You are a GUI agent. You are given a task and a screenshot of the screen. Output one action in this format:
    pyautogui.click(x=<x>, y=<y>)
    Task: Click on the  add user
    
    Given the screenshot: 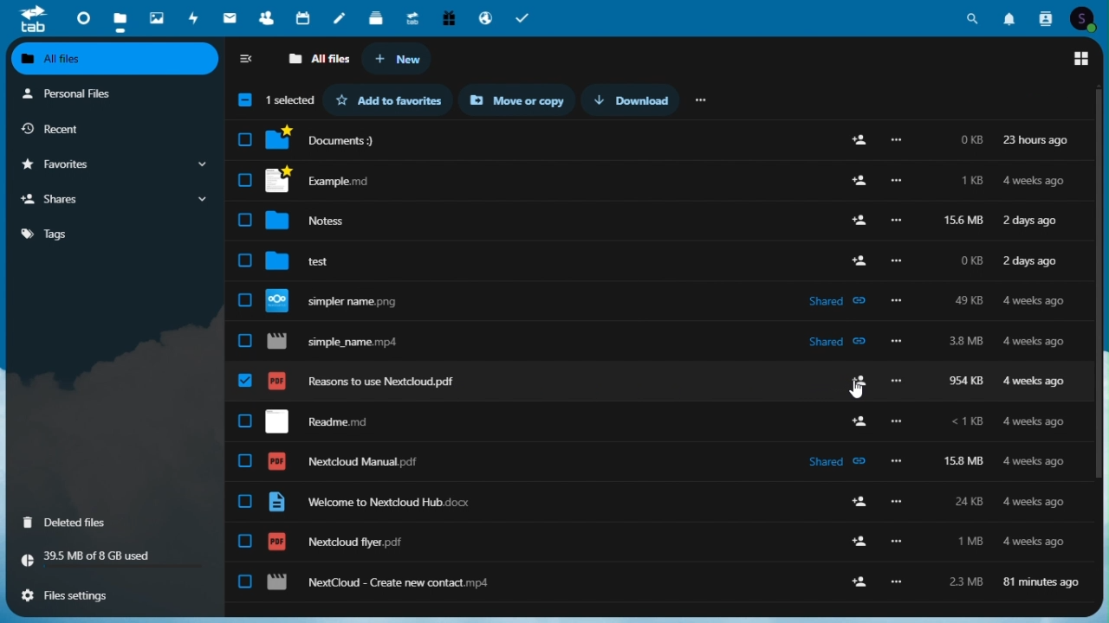 What is the action you would take?
    pyautogui.click(x=857, y=222)
    